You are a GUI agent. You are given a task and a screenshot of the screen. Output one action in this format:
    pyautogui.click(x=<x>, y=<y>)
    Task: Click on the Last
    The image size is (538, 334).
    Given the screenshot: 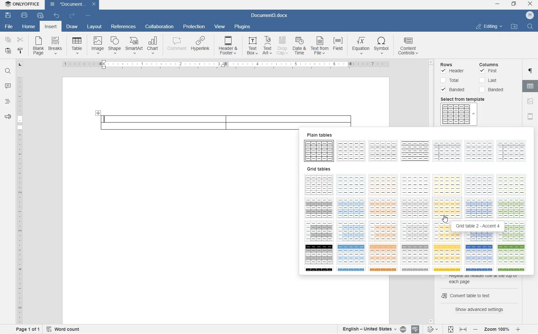 What is the action you would take?
    pyautogui.click(x=488, y=80)
    